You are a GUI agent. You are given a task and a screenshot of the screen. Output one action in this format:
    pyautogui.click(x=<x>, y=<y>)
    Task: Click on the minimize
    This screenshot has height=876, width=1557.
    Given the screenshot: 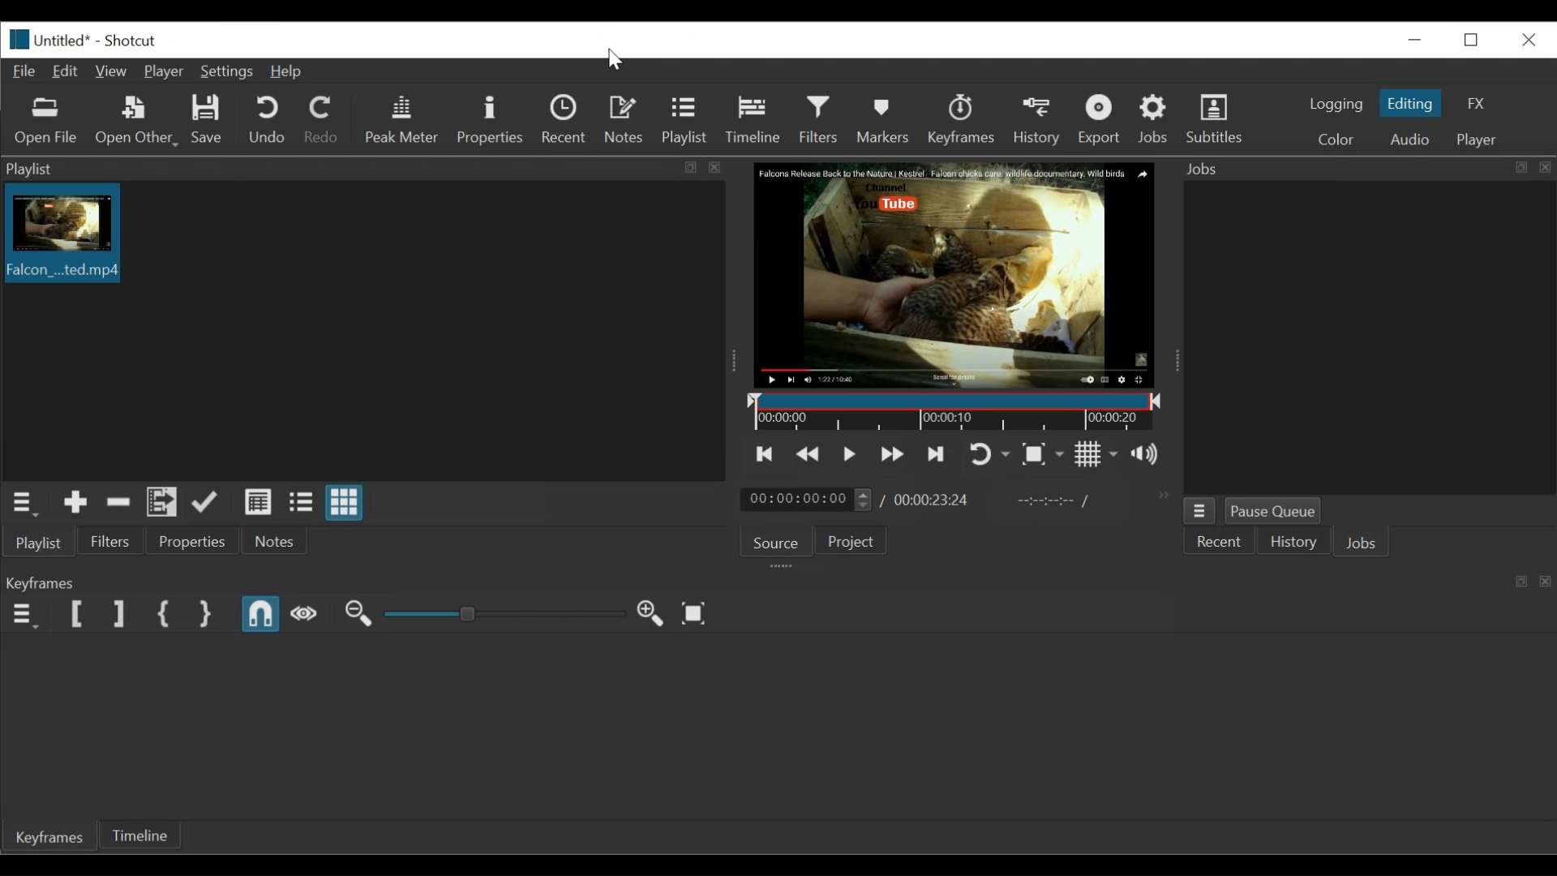 What is the action you would take?
    pyautogui.click(x=1410, y=40)
    